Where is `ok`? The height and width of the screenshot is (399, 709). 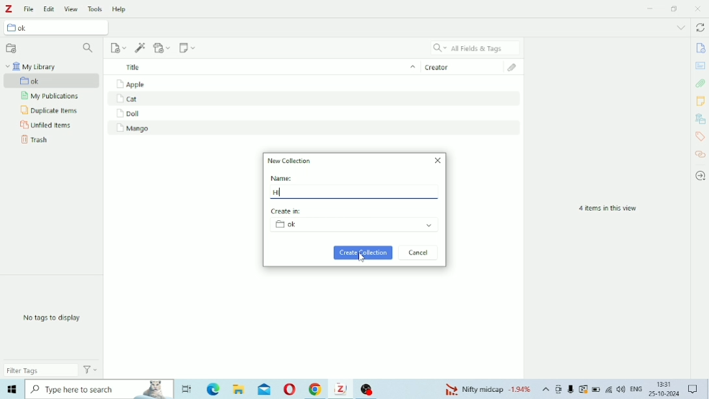 ok is located at coordinates (52, 81).